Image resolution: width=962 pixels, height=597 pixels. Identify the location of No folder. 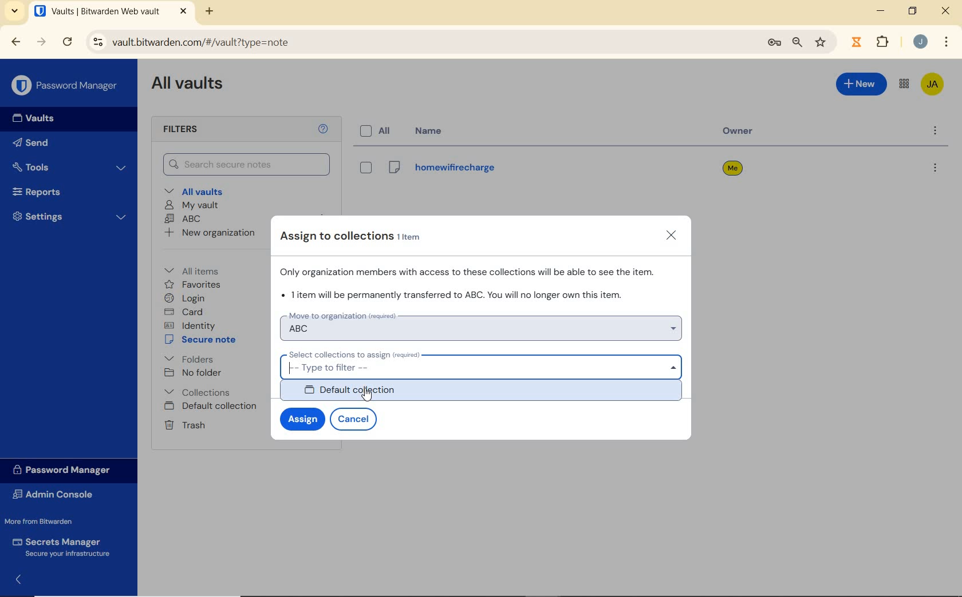
(193, 373).